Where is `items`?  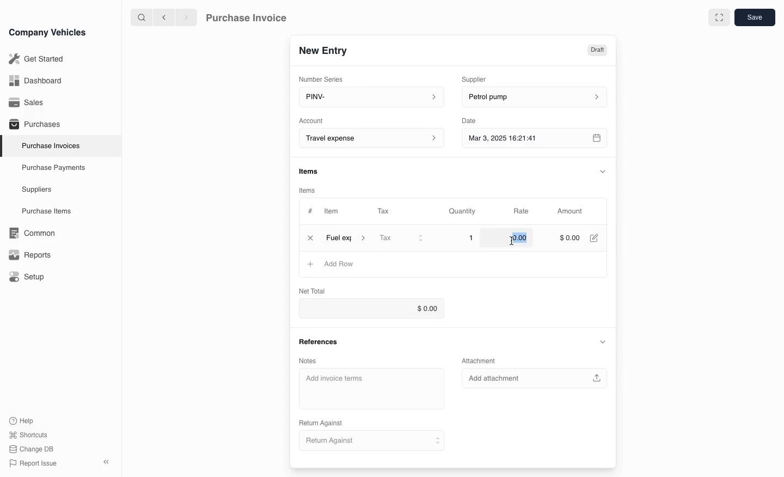
items is located at coordinates (309, 190).